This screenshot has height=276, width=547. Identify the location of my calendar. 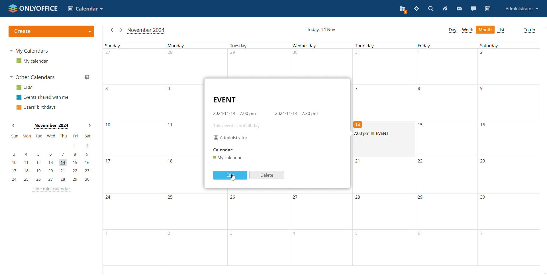
(32, 61).